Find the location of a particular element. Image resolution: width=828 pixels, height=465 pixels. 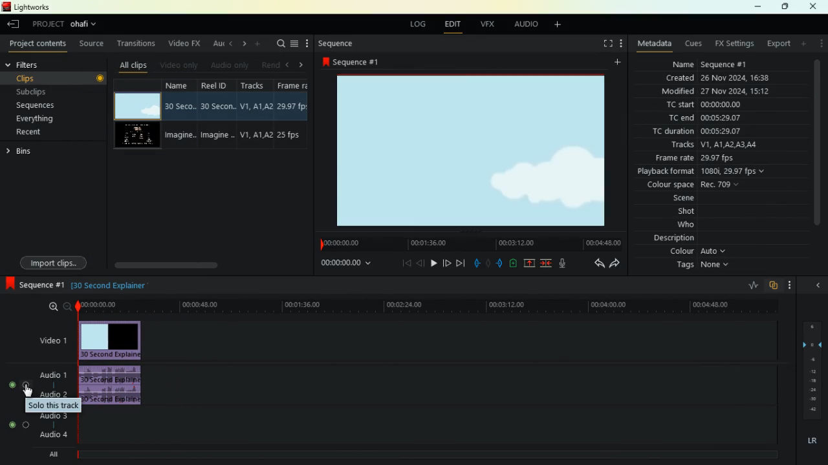

vfx is located at coordinates (488, 25).